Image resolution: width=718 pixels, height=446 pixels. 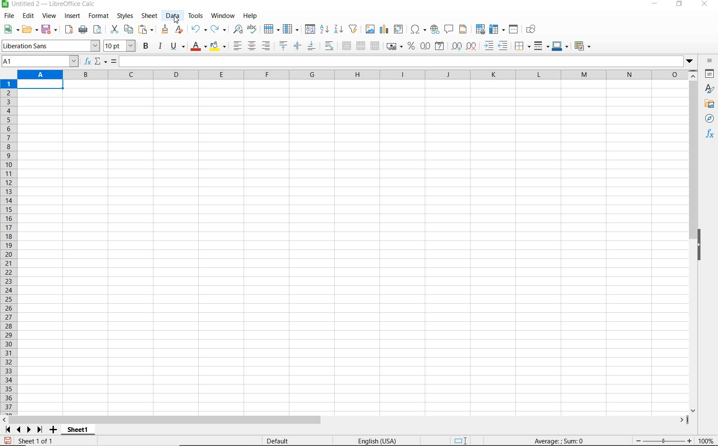 I want to click on select function, so click(x=101, y=62).